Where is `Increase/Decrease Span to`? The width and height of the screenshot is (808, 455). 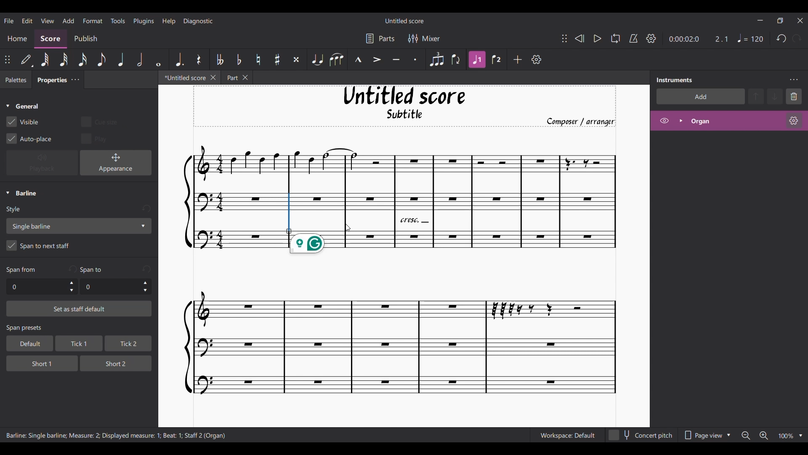 Increase/Decrease Span to is located at coordinates (145, 287).